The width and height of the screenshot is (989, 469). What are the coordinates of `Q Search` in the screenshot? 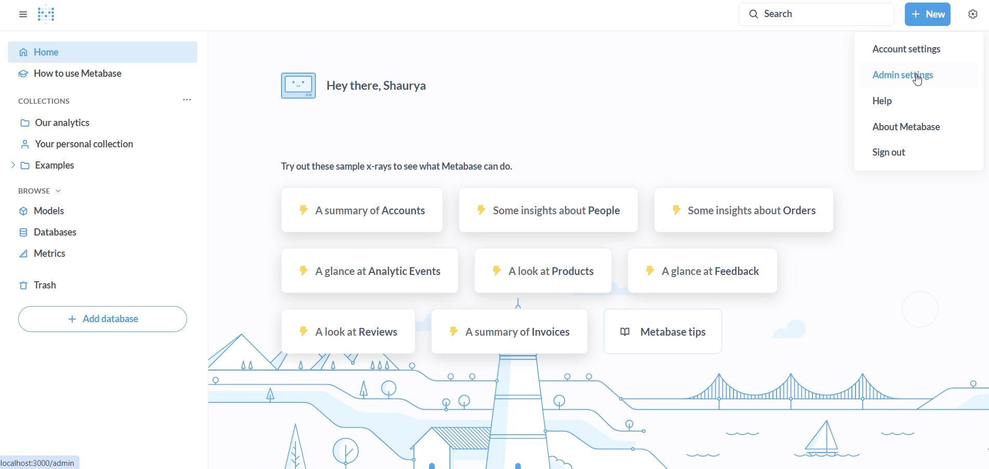 It's located at (815, 15).